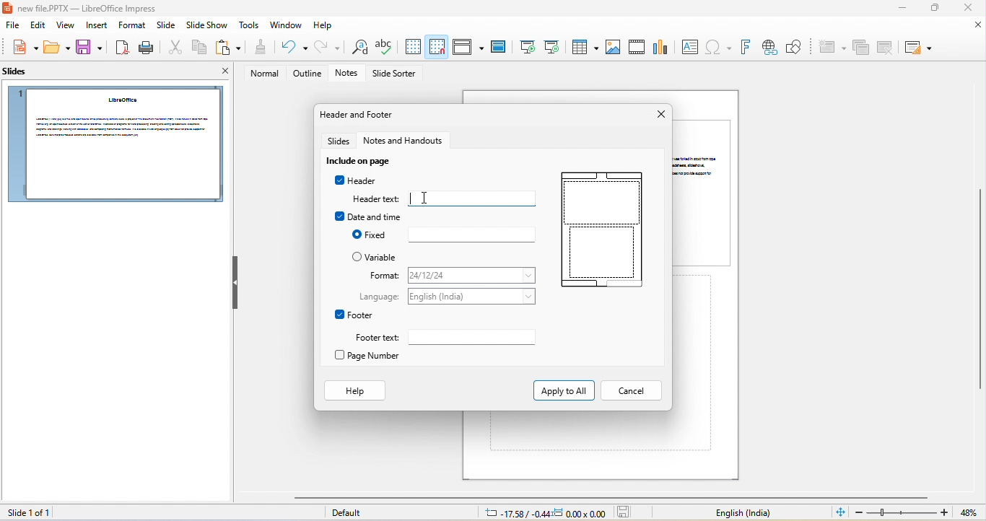 The width and height of the screenshot is (986, 521). What do you see at coordinates (933, 9) in the screenshot?
I see `maximize` at bounding box center [933, 9].